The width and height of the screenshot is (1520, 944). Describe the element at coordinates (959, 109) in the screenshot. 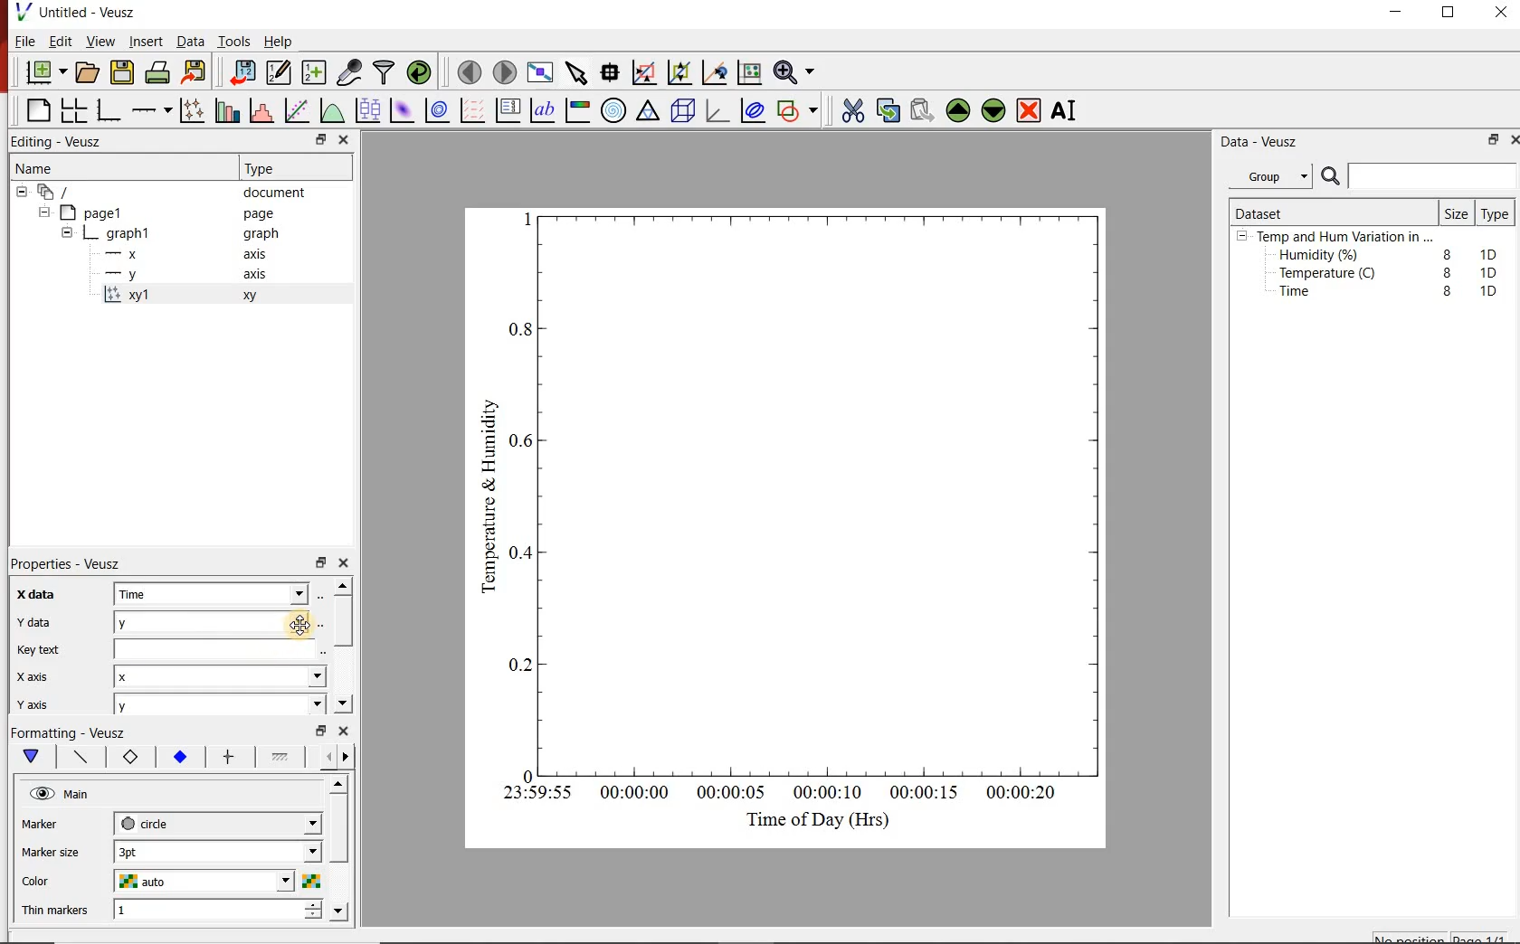

I see `Move the selected widget up` at that location.